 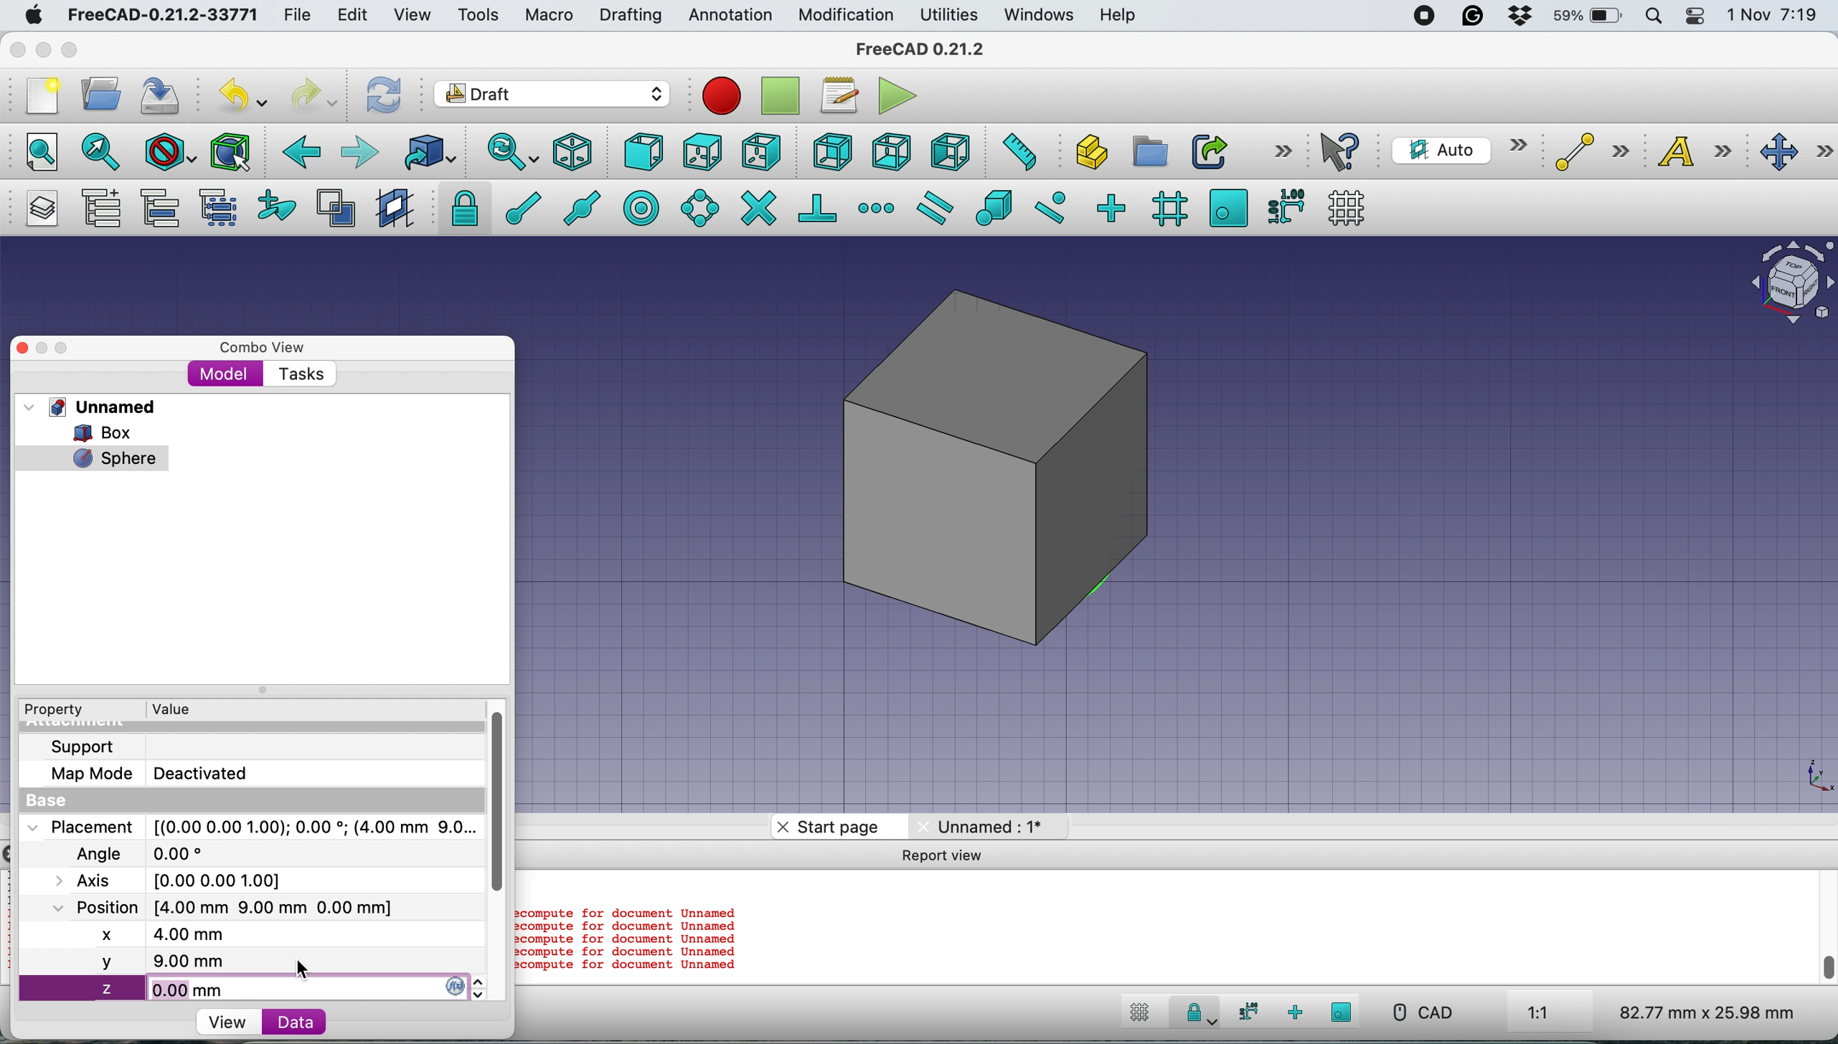 What do you see at coordinates (639, 207) in the screenshot?
I see `snap center` at bounding box center [639, 207].